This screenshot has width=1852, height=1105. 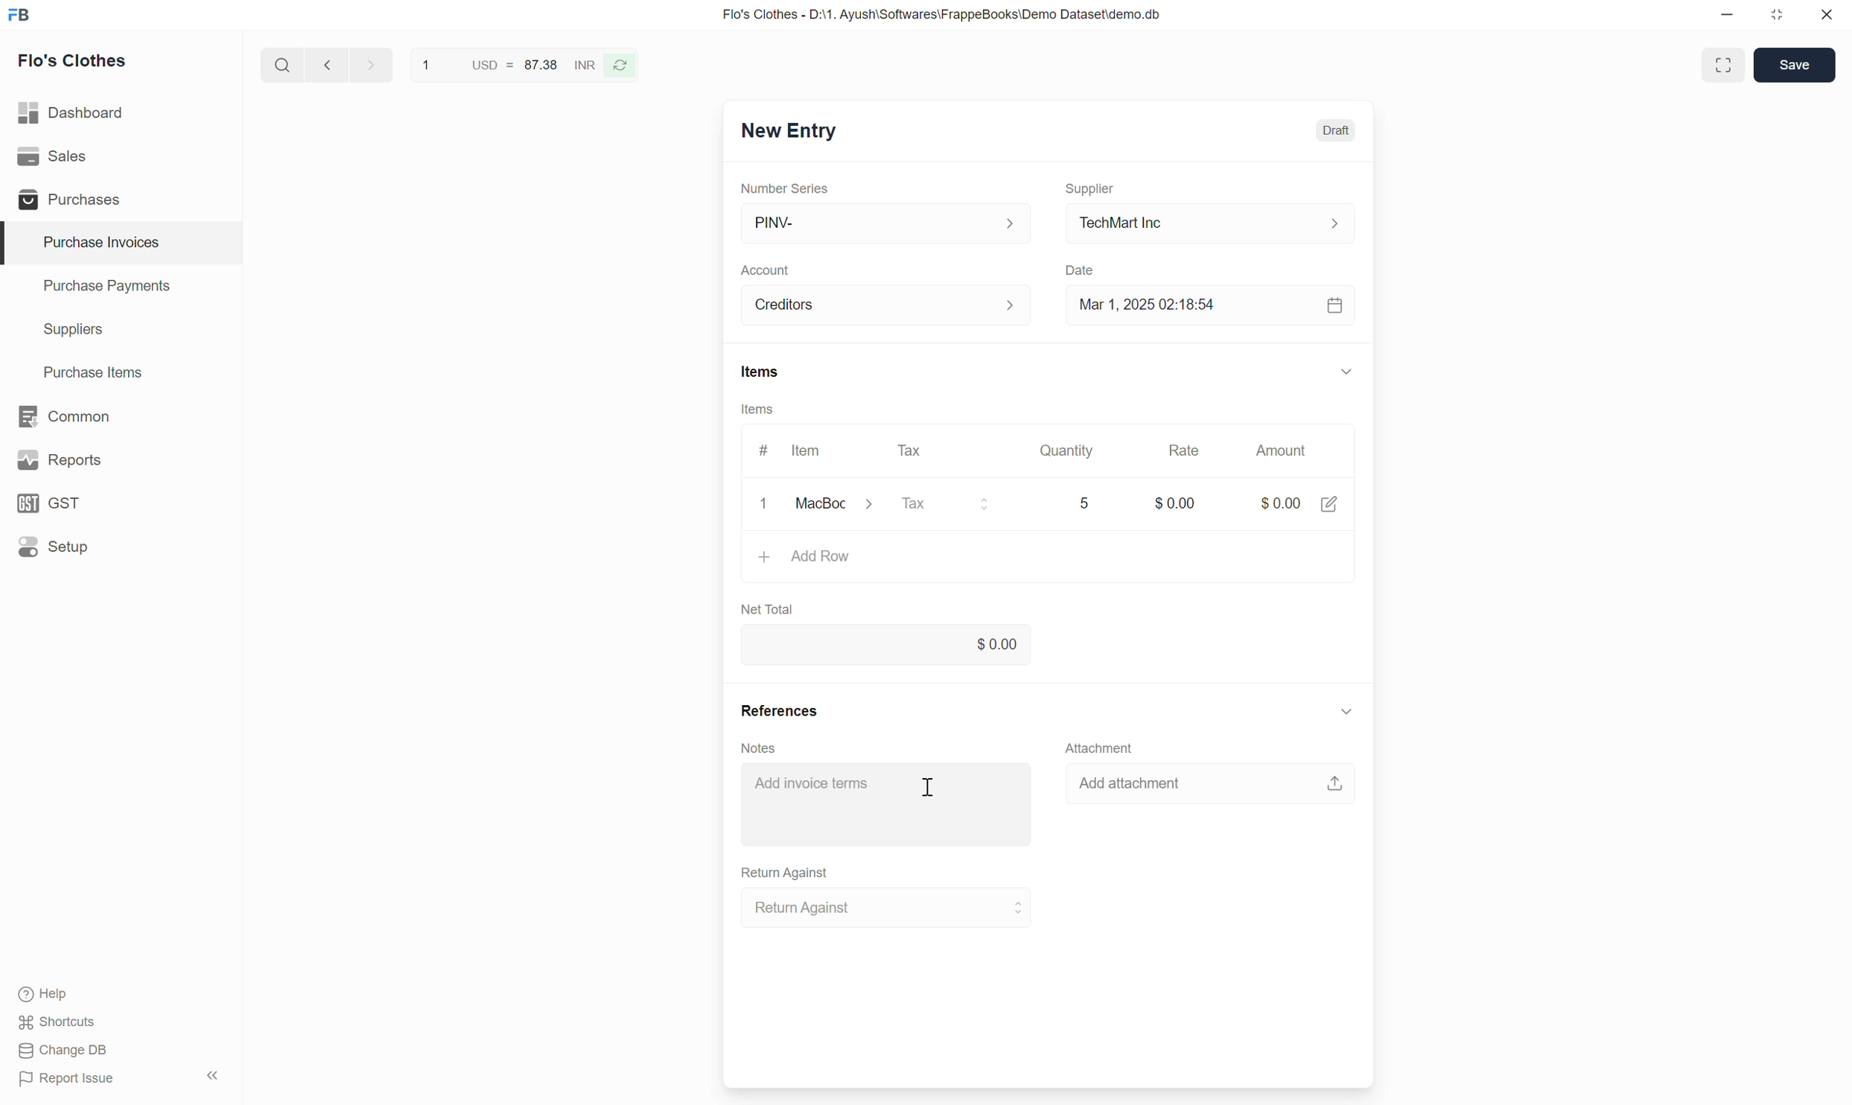 What do you see at coordinates (1090, 189) in the screenshot?
I see `Supplier` at bounding box center [1090, 189].